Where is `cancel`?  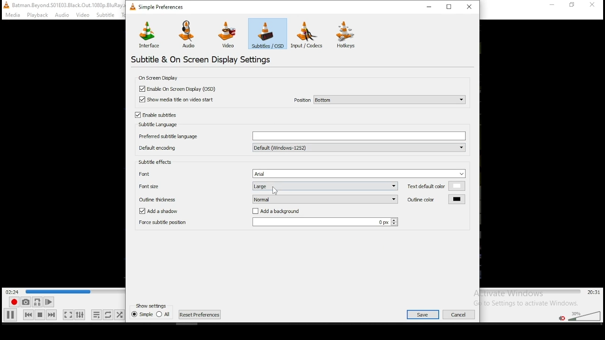 cancel is located at coordinates (459, 314).